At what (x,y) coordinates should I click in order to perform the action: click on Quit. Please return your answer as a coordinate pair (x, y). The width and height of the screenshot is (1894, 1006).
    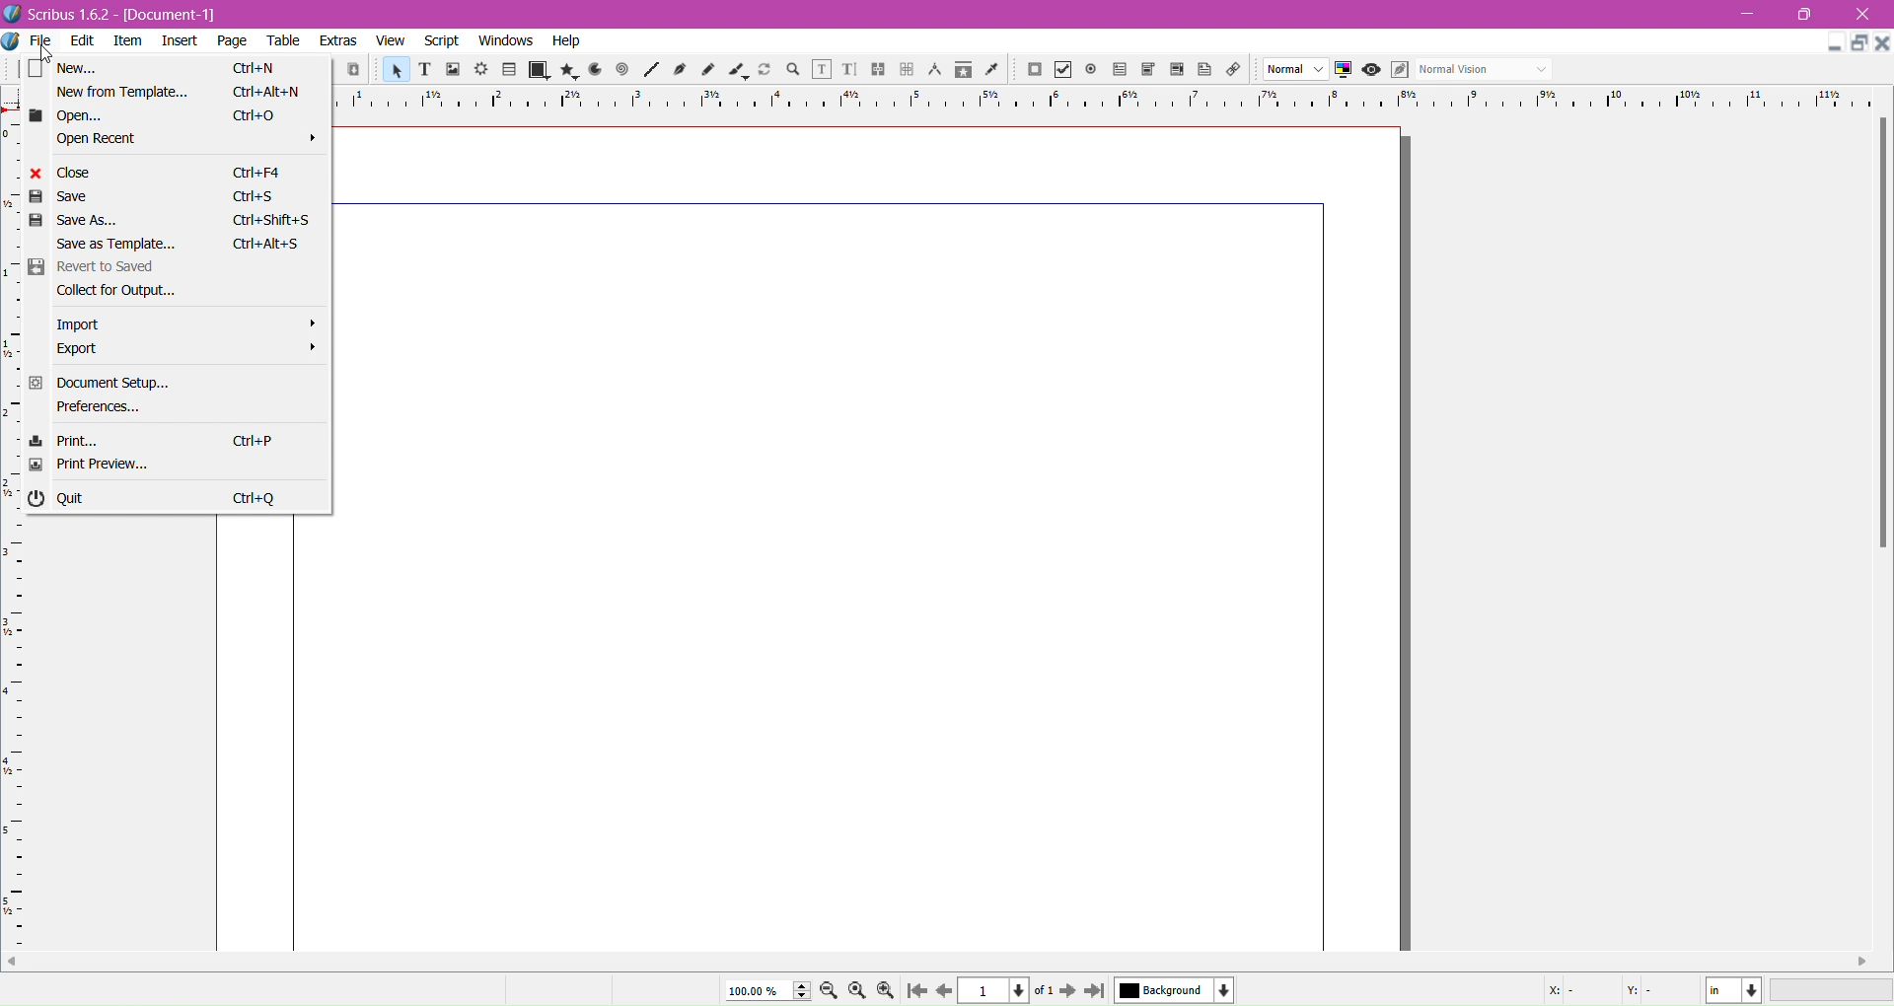
    Looking at the image, I should click on (157, 499).